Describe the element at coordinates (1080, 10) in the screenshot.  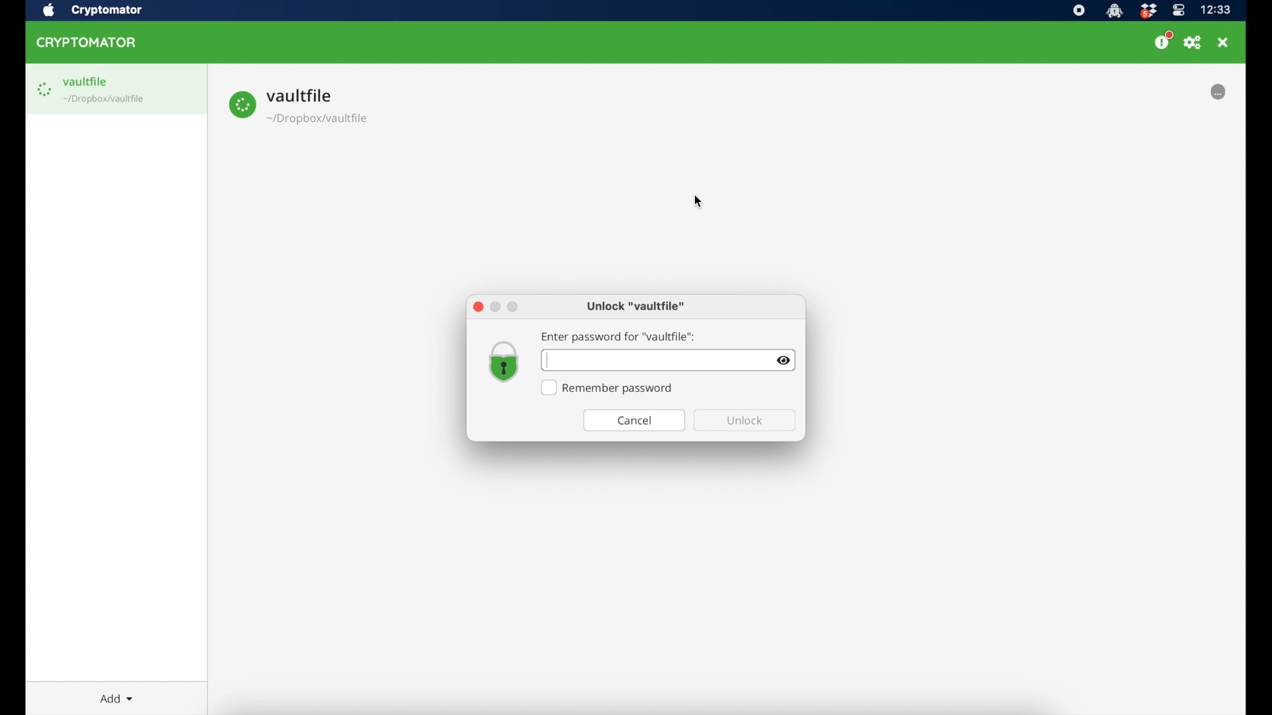
I see `screen recorder icon` at that location.